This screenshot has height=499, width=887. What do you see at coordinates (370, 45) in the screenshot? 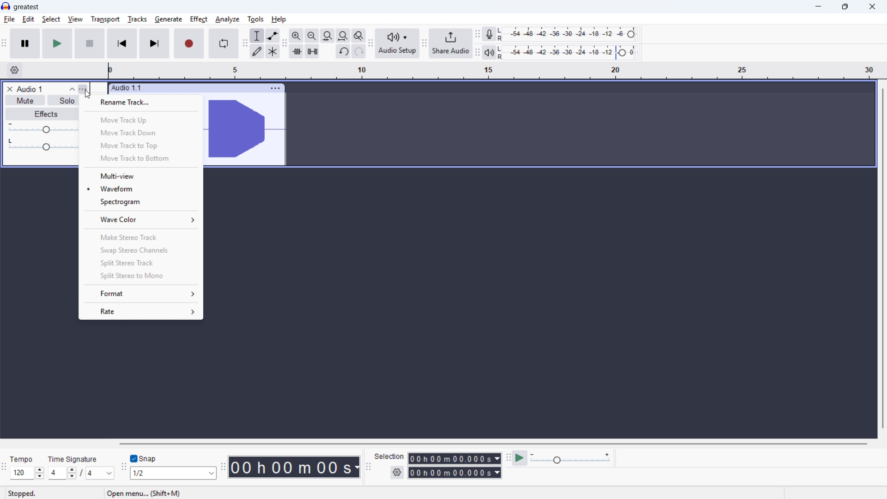
I see `audio setup toolbar` at bounding box center [370, 45].